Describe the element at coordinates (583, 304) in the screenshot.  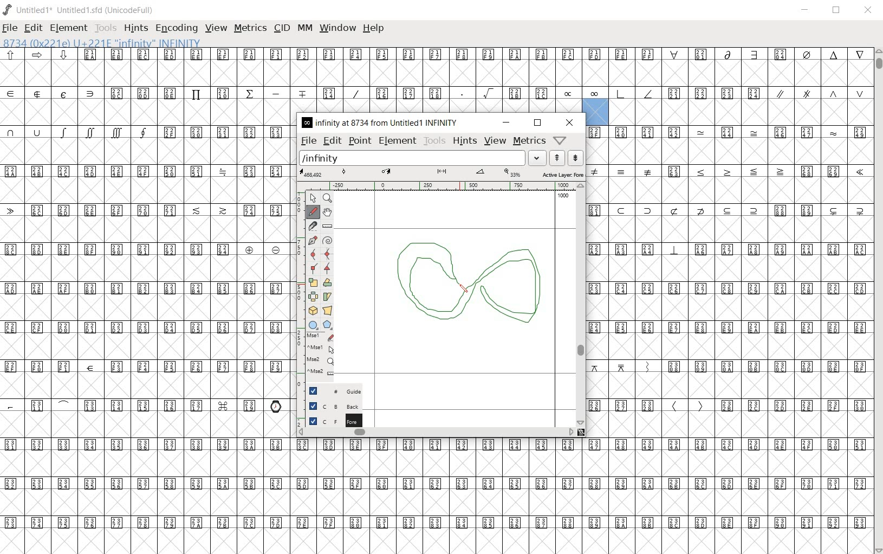
I see `scrollbar` at that location.